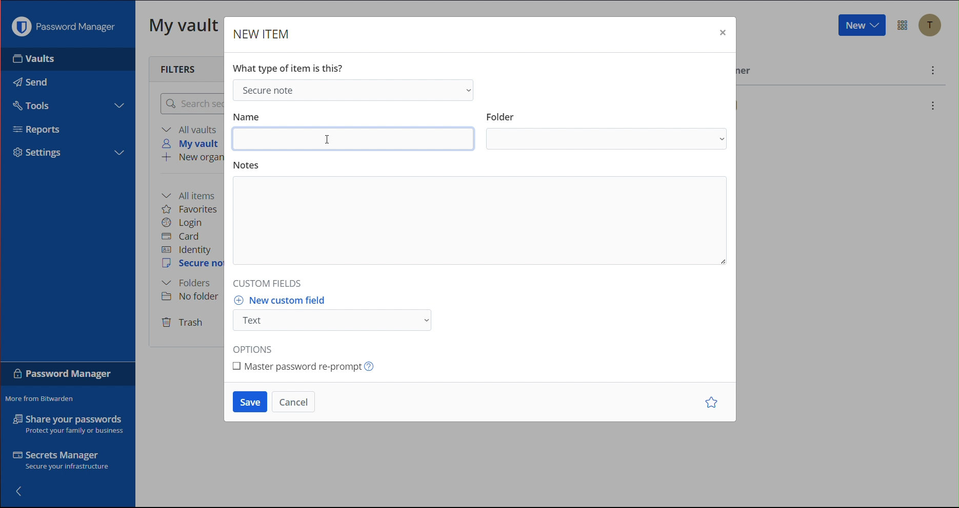  Describe the element at coordinates (28, 79) in the screenshot. I see `Send` at that location.